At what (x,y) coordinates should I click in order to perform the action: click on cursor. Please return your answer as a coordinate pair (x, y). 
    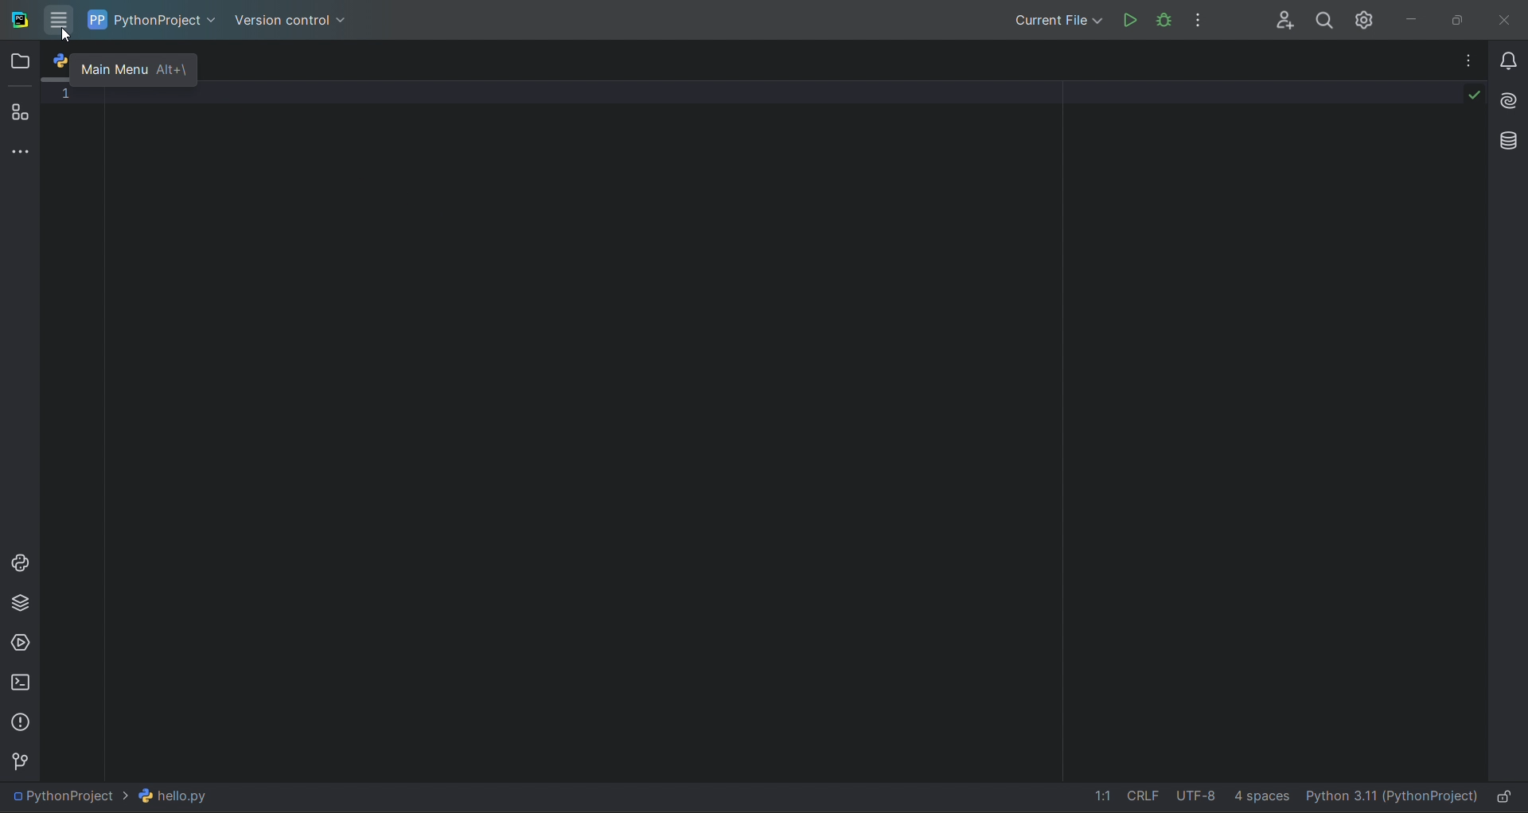
    Looking at the image, I should click on (66, 36).